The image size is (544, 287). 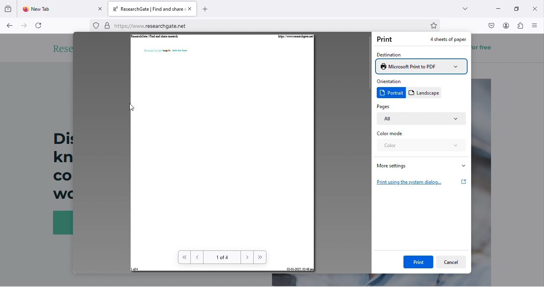 I want to click on destination, so click(x=393, y=54).